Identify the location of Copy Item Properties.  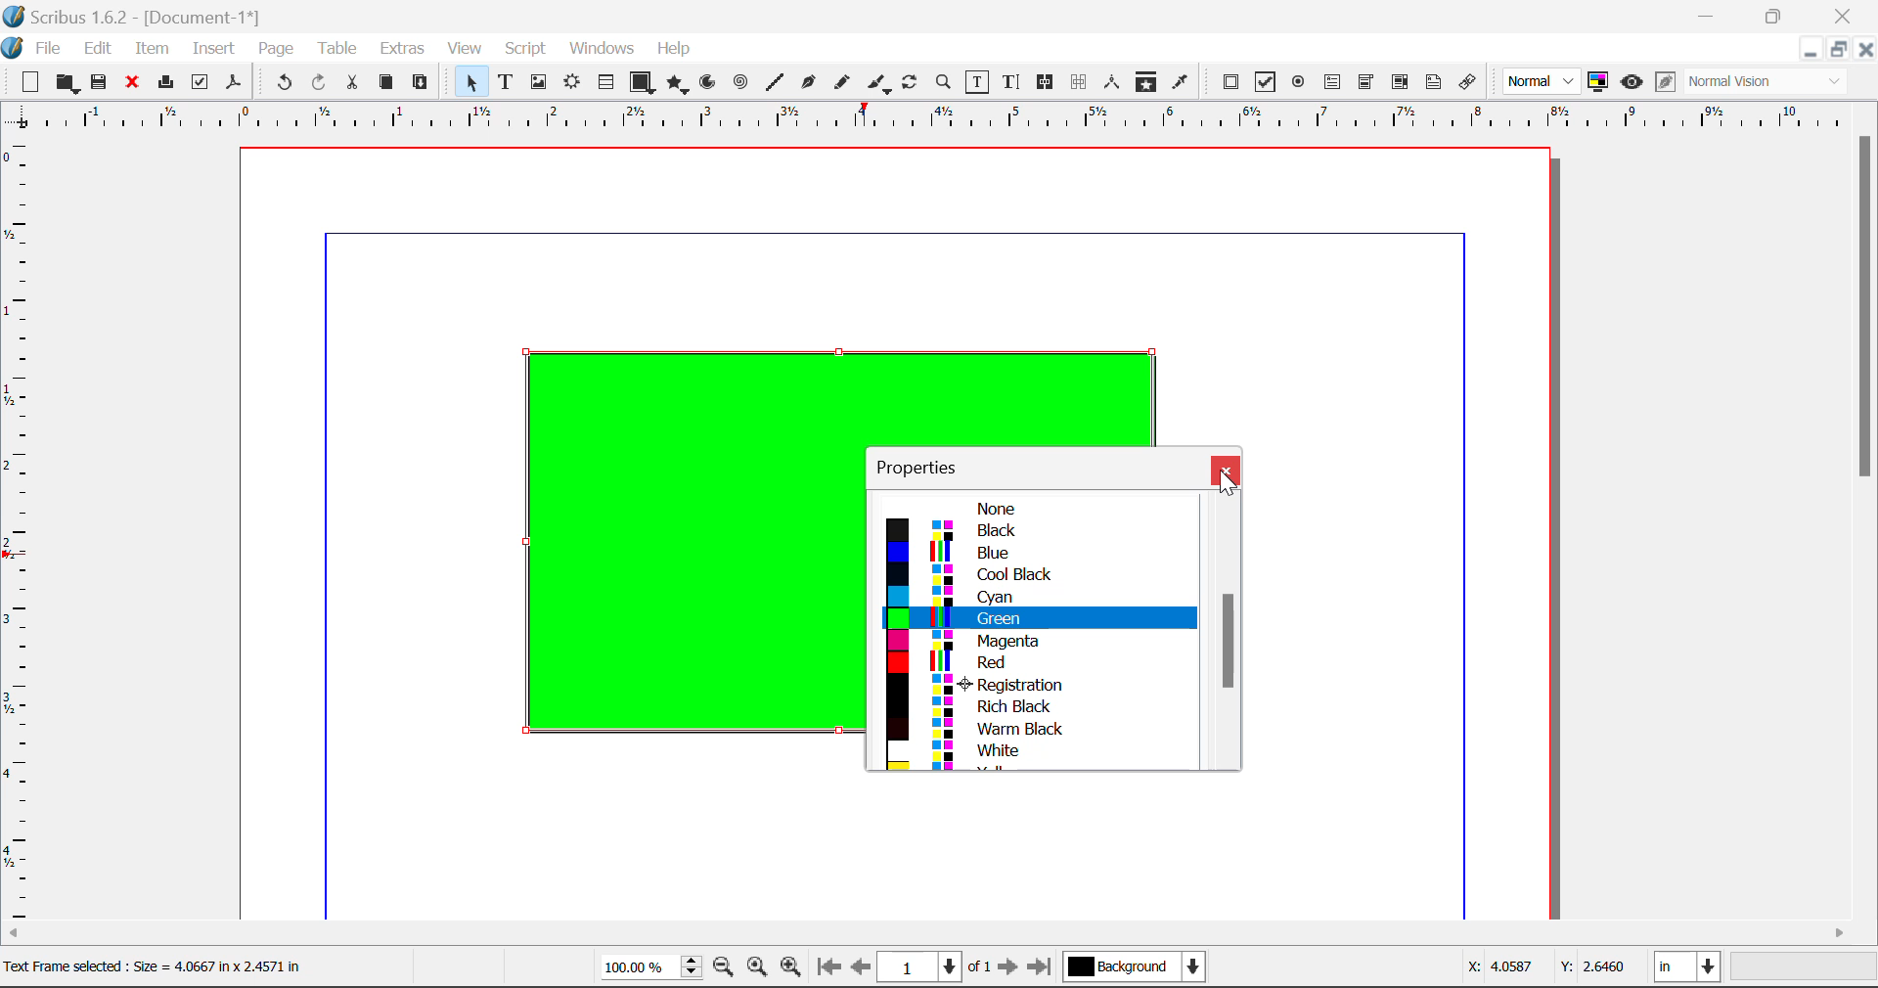
(1145, 82).